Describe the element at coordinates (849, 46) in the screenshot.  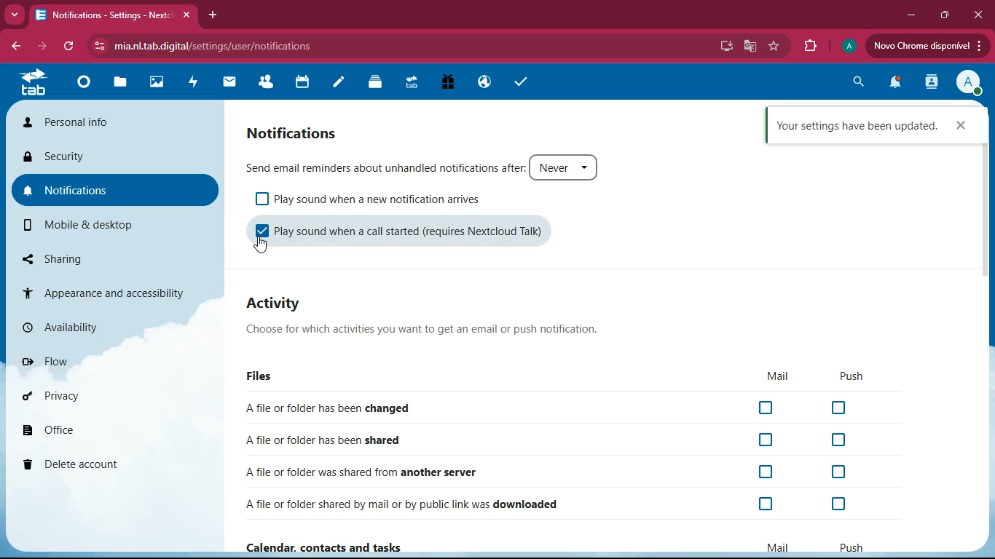
I see `profile` at that location.